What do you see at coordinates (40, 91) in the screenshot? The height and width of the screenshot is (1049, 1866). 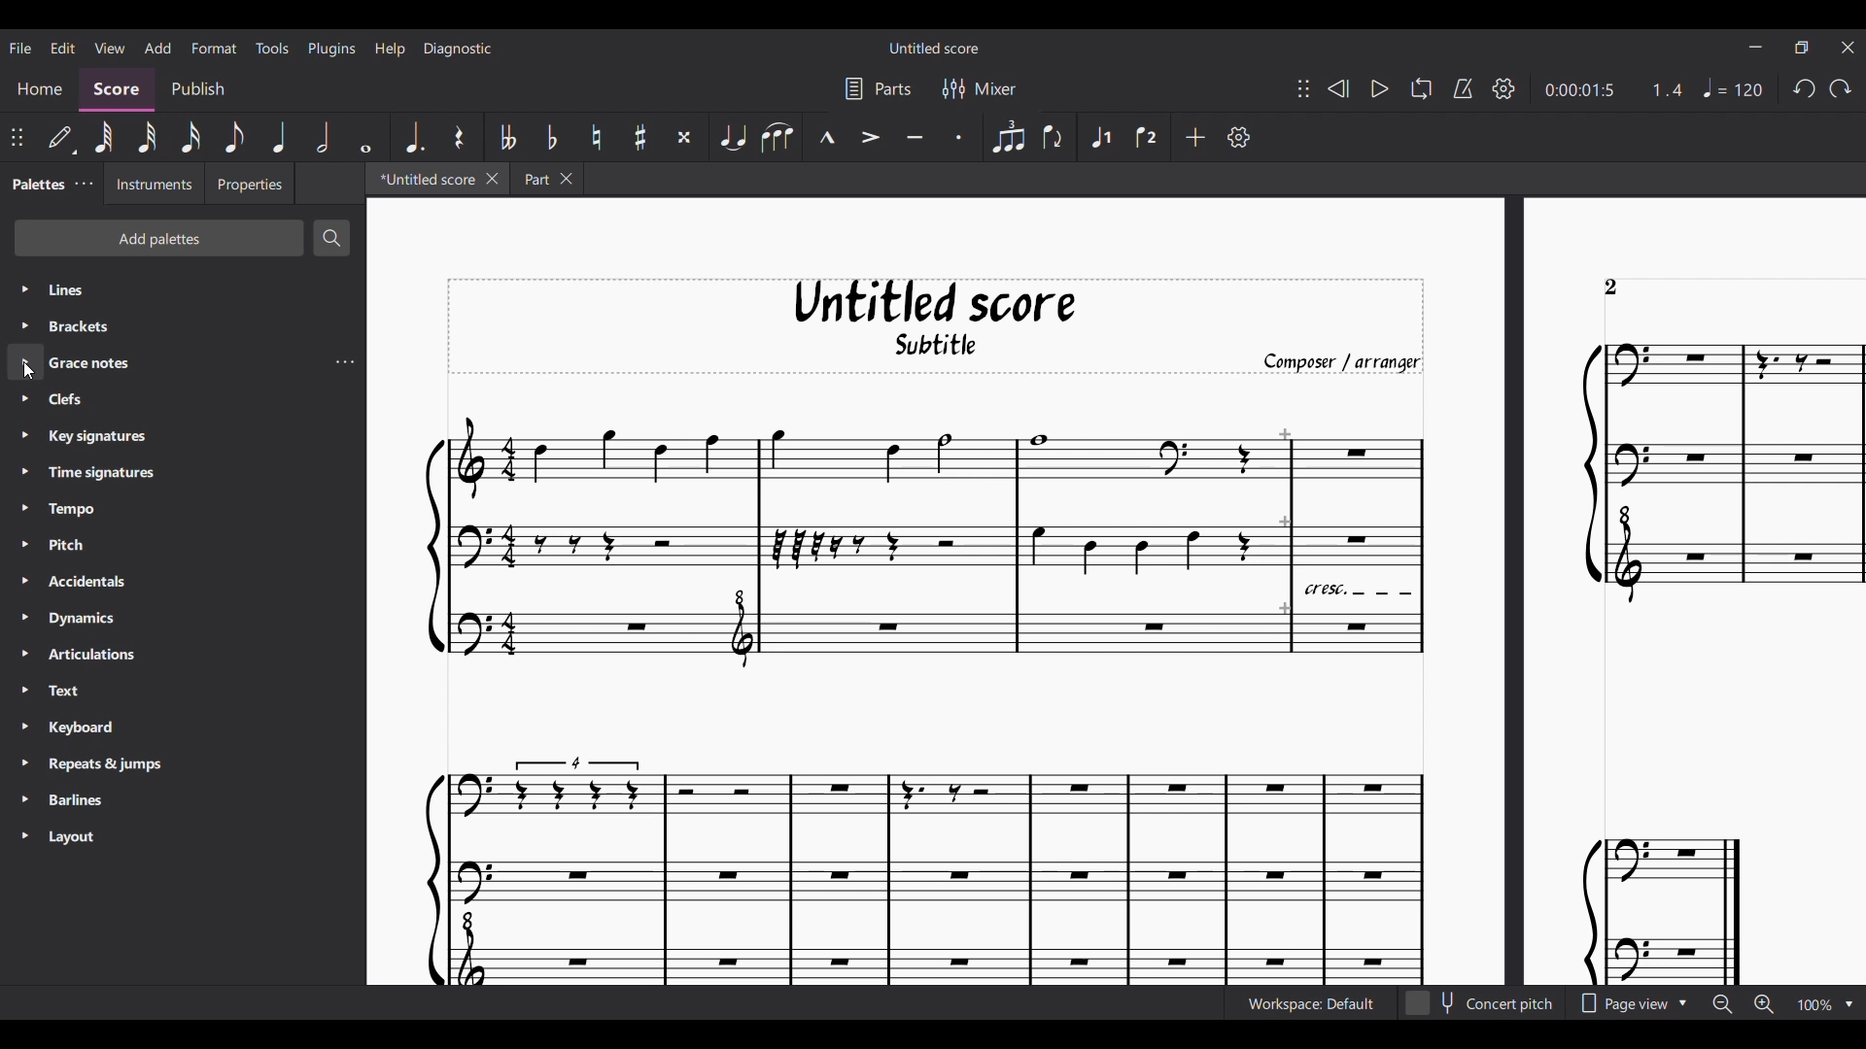 I see `Home section` at bounding box center [40, 91].